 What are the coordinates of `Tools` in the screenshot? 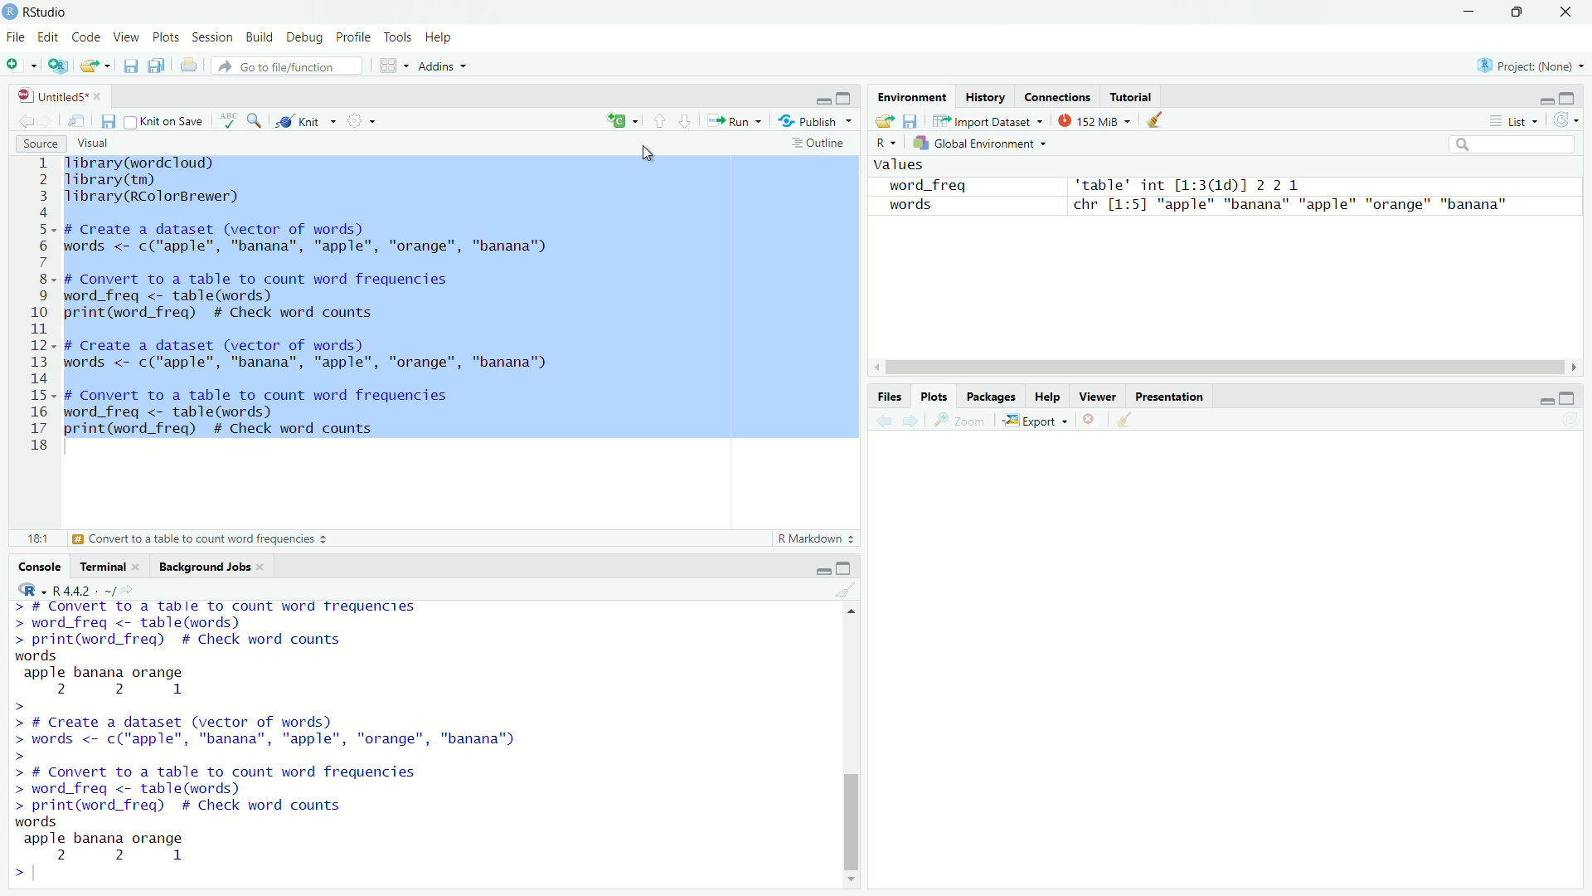 It's located at (397, 36).